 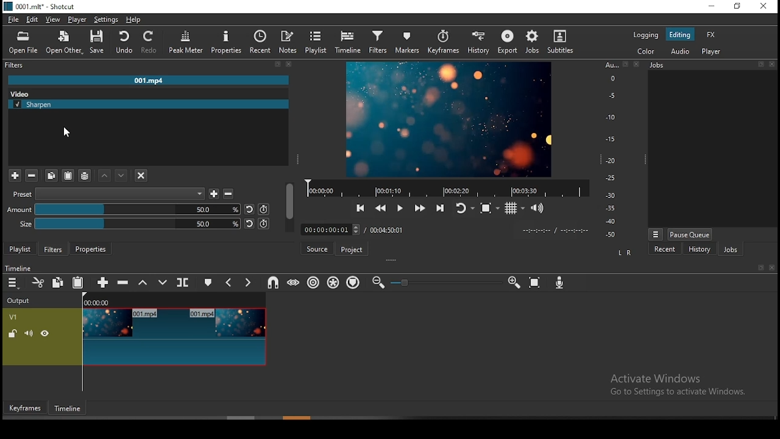 I want to click on book mark, so click(x=760, y=268).